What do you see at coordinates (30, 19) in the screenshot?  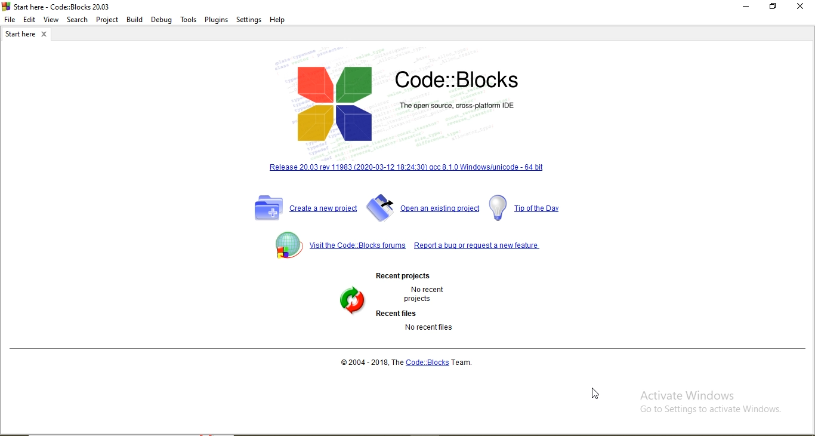 I see `Edit ` at bounding box center [30, 19].